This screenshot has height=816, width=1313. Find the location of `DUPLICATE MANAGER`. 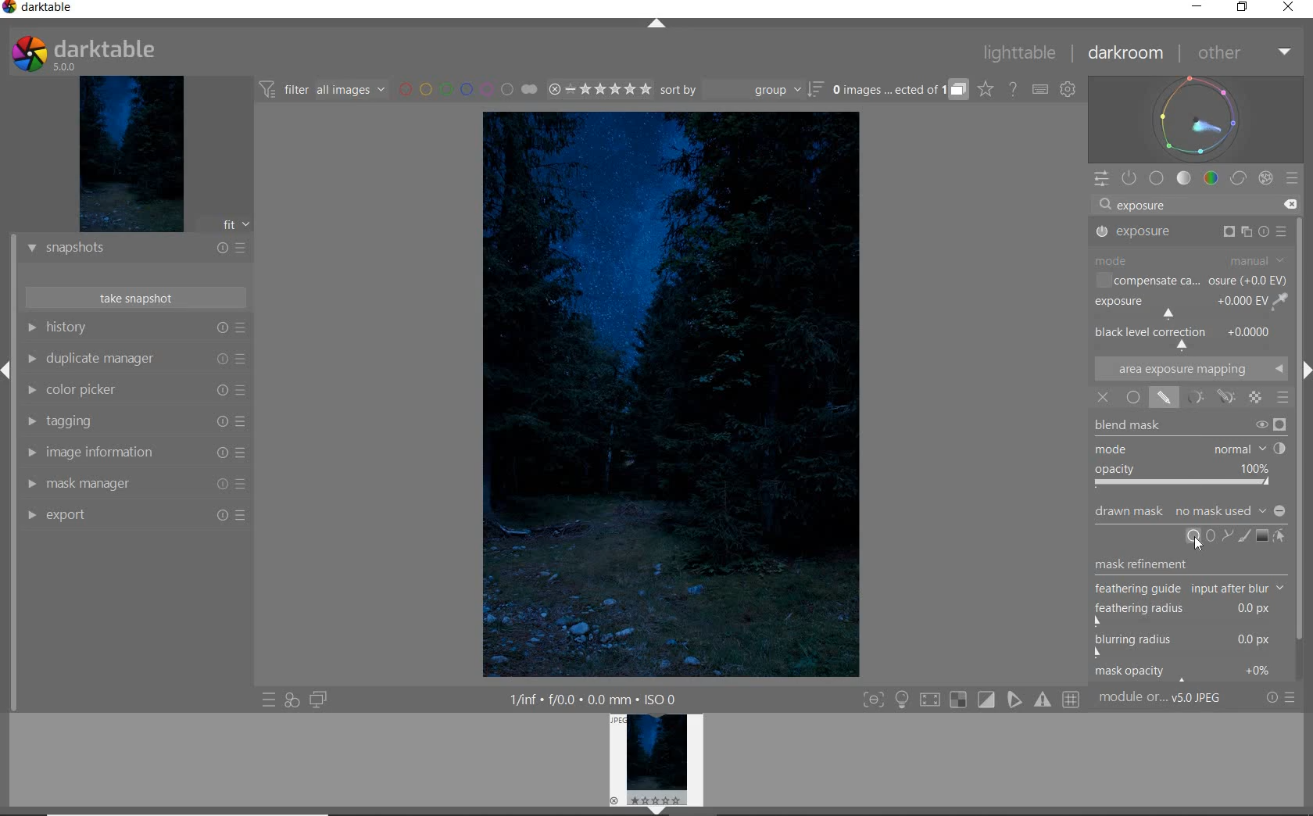

DUPLICATE MANAGER is located at coordinates (134, 359).